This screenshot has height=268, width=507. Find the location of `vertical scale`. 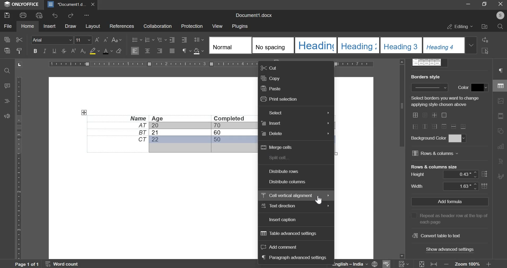

vertical scale is located at coordinates (212, 63).